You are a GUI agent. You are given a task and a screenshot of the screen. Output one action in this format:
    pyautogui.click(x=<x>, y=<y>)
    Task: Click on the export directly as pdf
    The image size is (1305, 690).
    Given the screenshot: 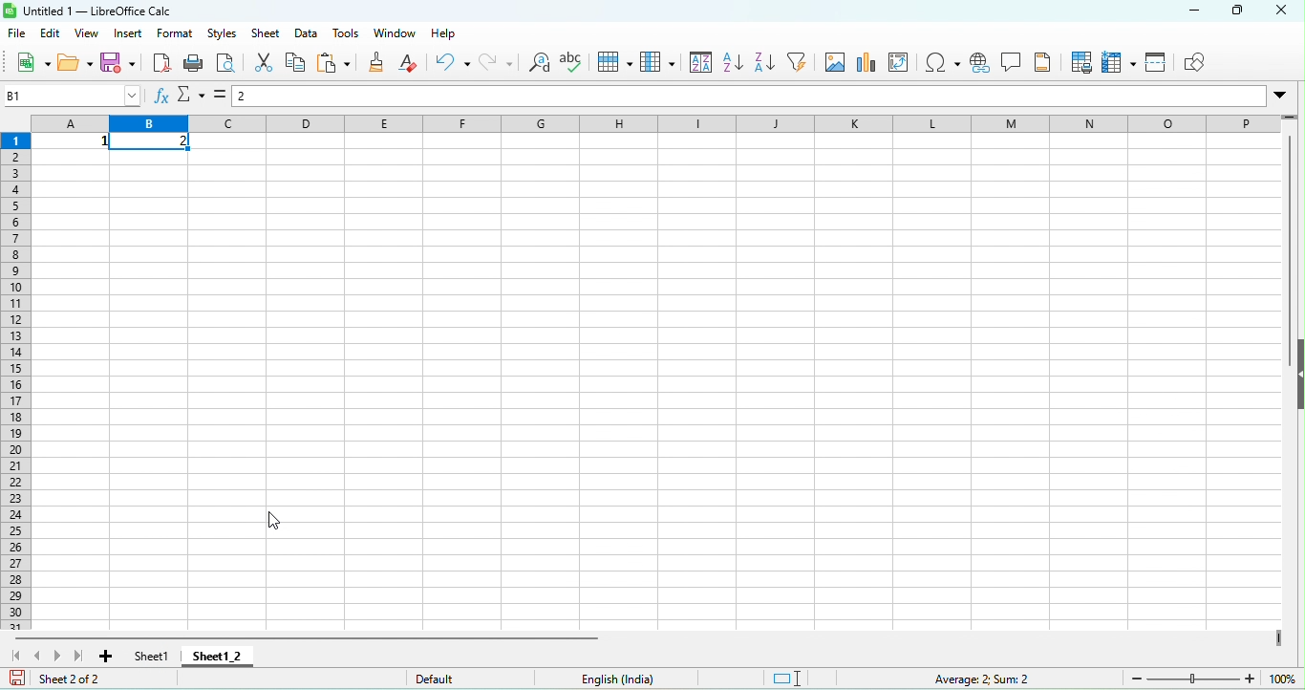 What is the action you would take?
    pyautogui.click(x=162, y=63)
    